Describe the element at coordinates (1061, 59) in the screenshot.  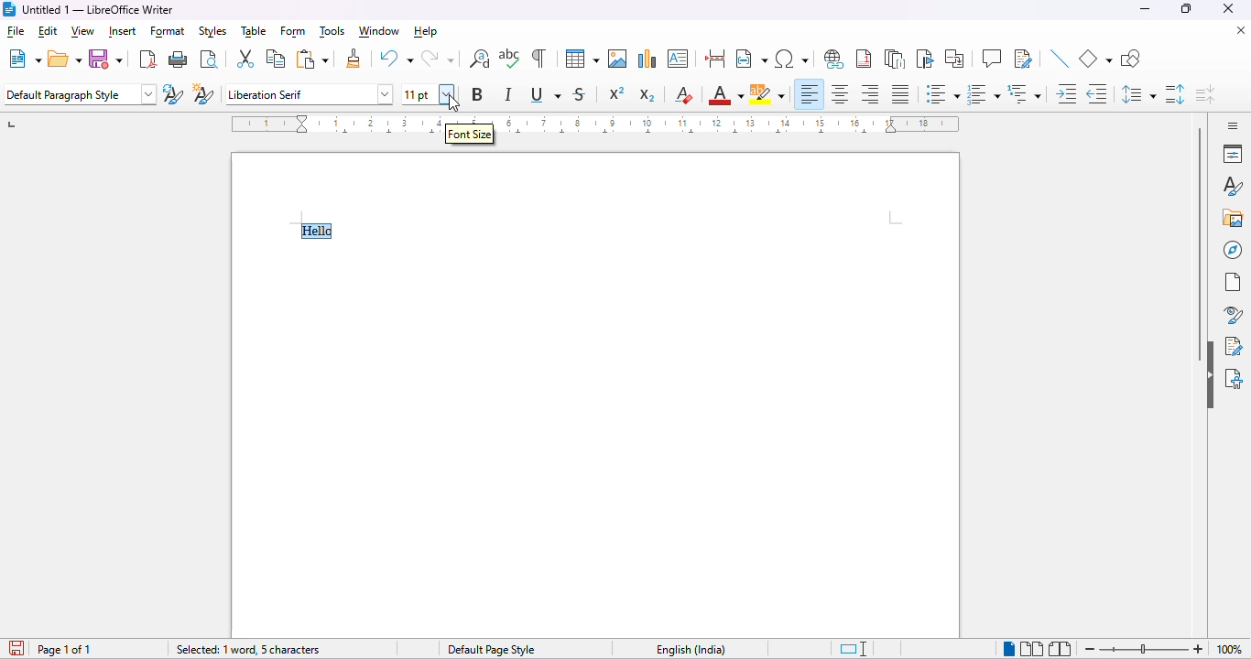
I see `insert line` at that location.